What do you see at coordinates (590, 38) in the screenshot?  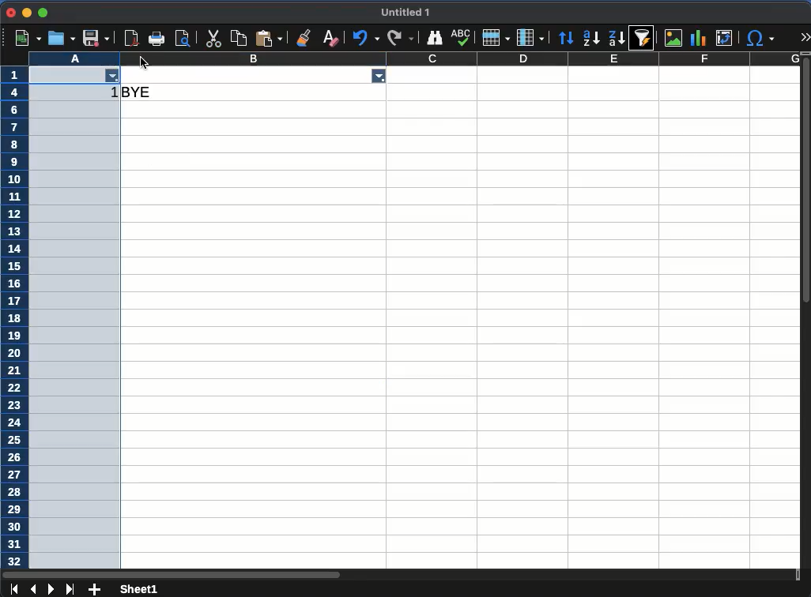 I see `ascending` at bounding box center [590, 38].